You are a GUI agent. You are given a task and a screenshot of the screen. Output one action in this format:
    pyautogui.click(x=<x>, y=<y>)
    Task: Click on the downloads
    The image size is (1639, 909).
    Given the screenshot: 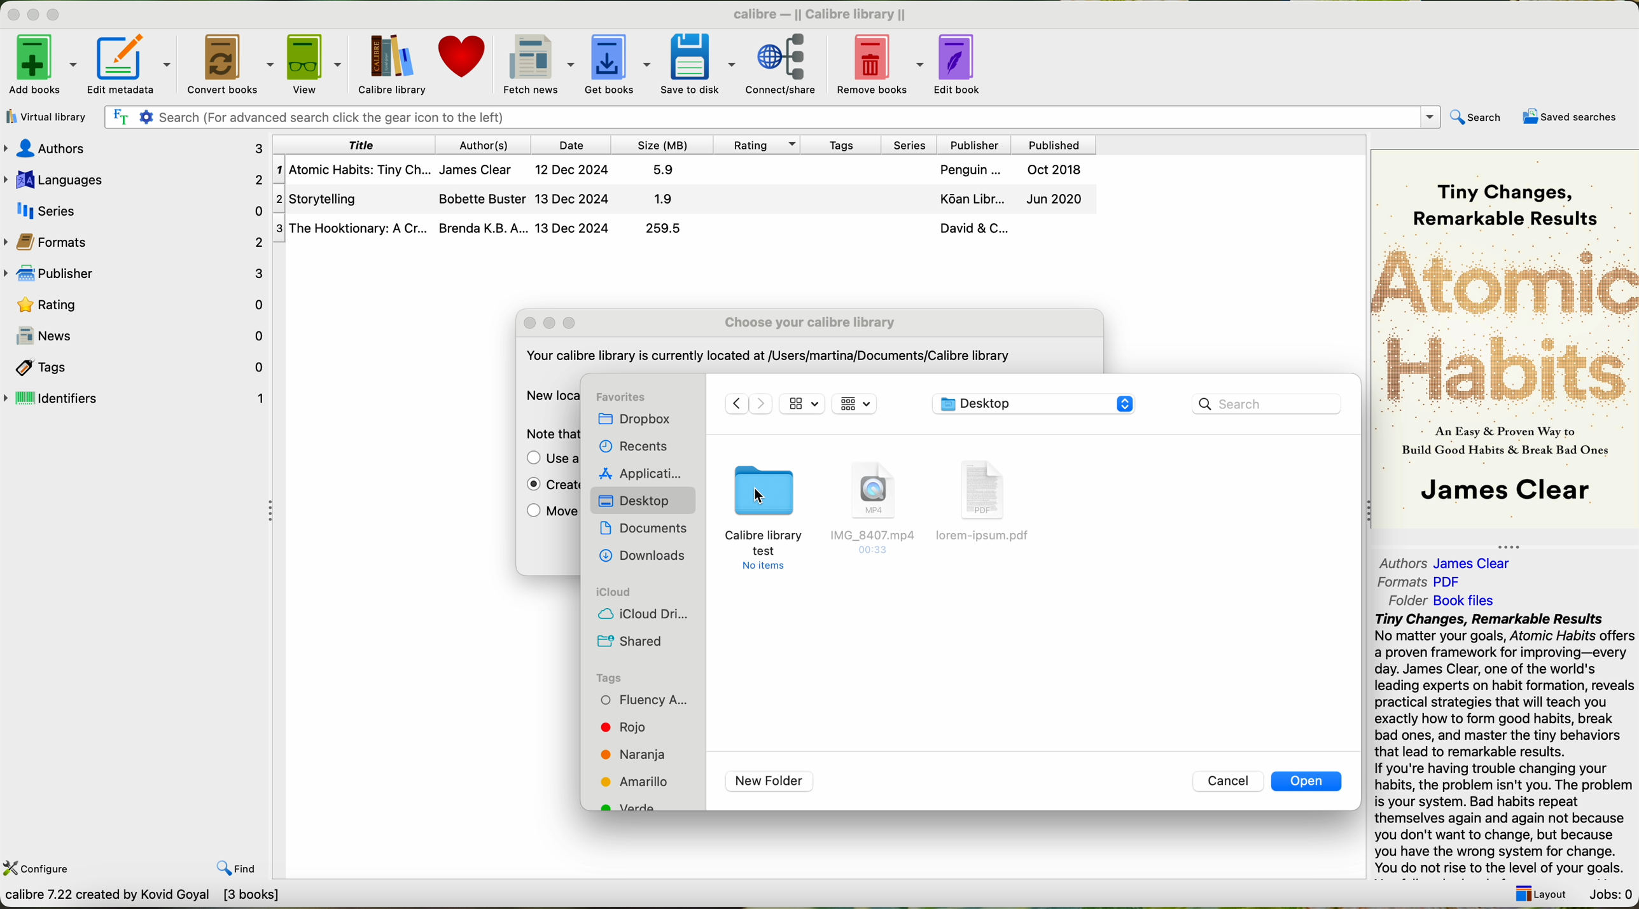 What is the action you would take?
    pyautogui.click(x=645, y=556)
    